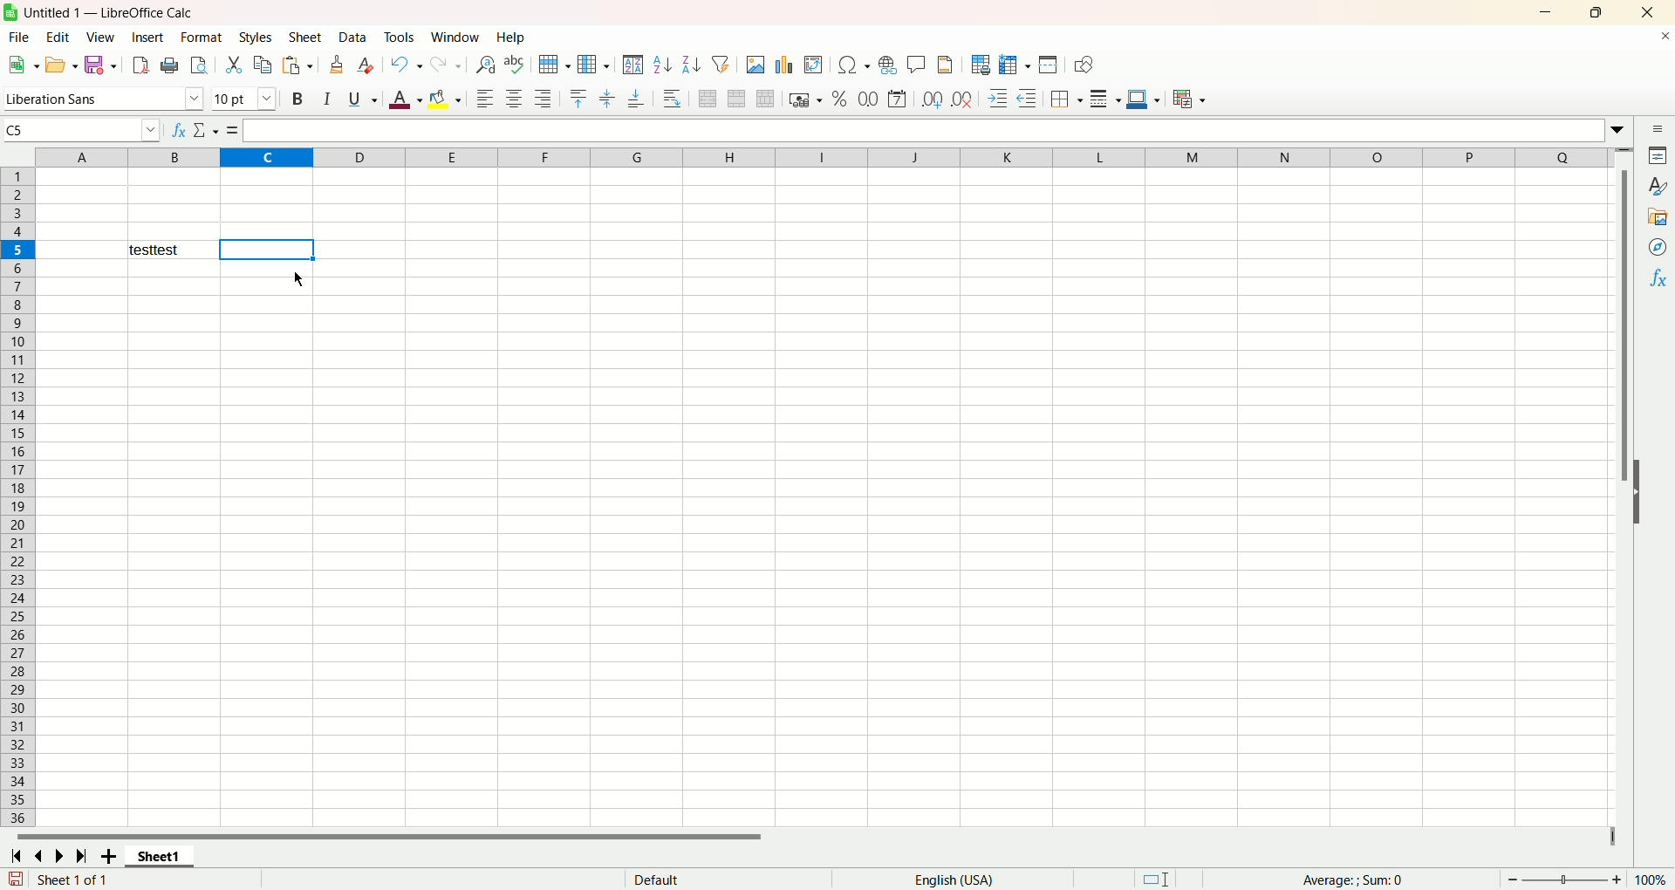 This screenshot has height=890, width=1675. I want to click on default, so click(721, 880).